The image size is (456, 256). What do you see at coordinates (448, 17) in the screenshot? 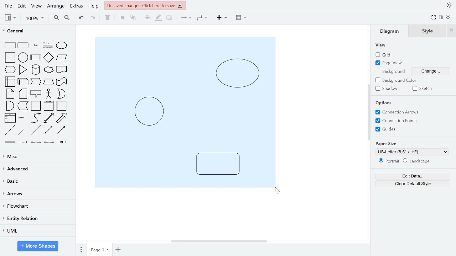
I see `collapse` at bounding box center [448, 17].